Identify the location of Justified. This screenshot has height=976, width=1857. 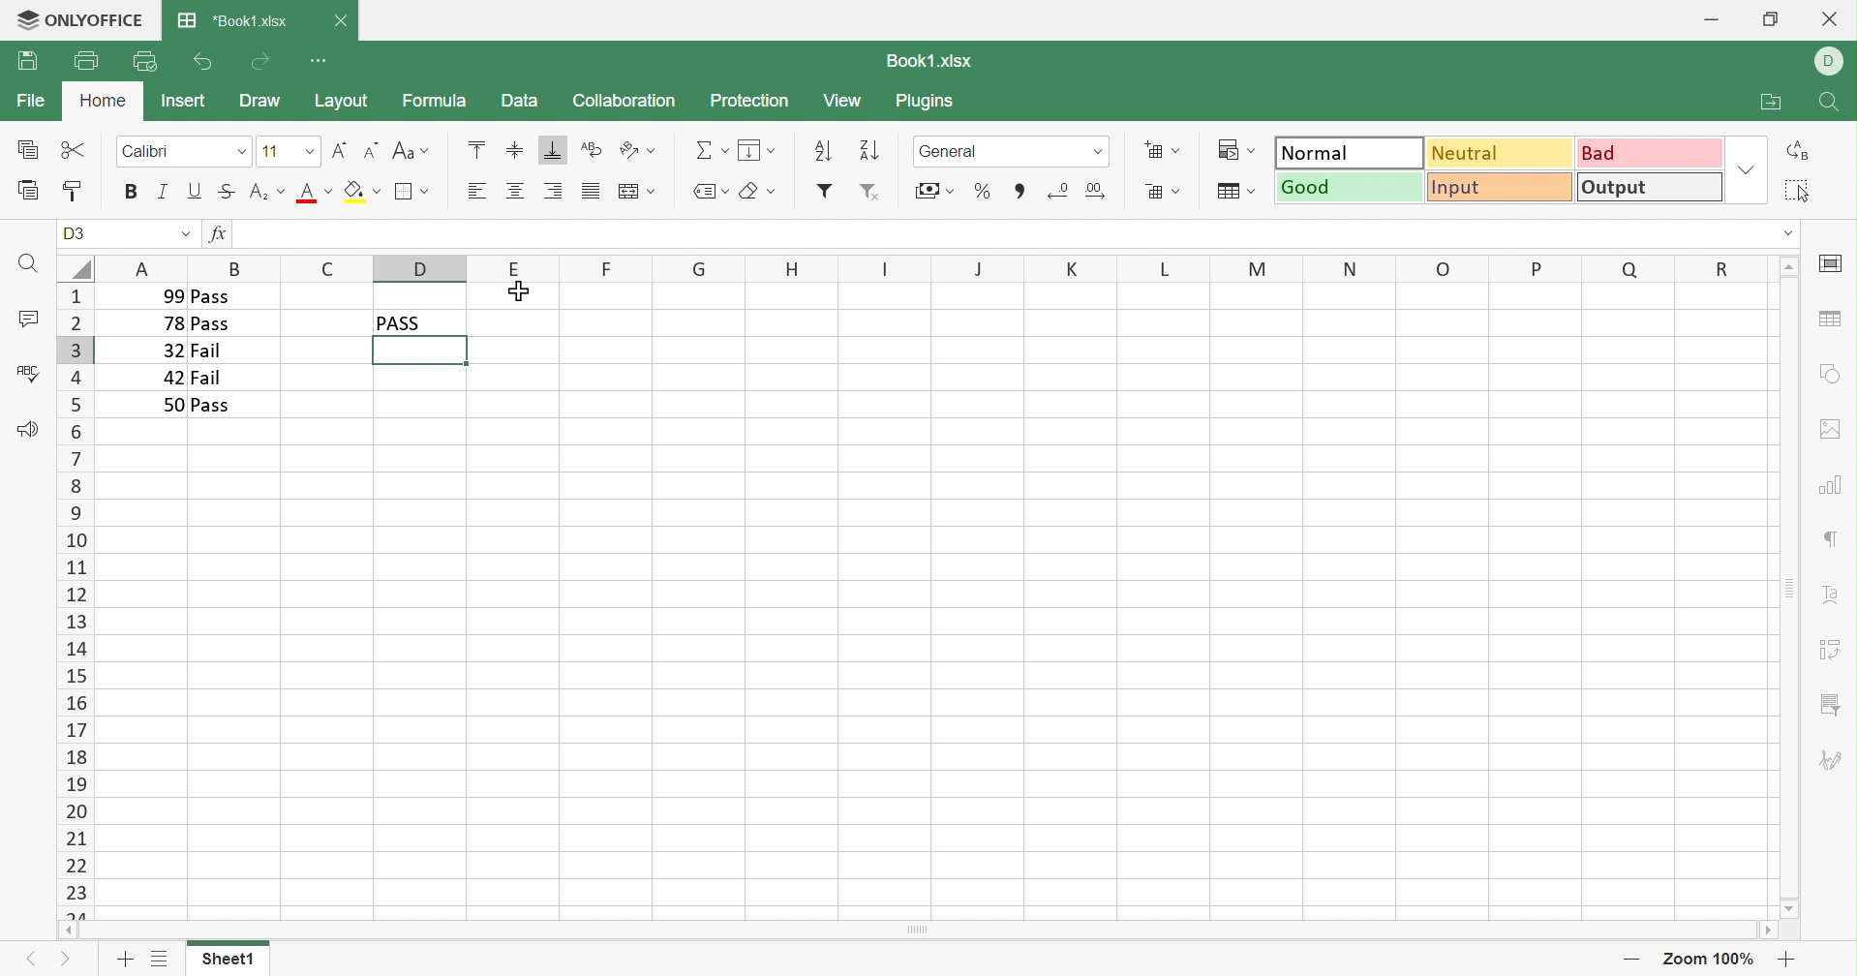
(589, 192).